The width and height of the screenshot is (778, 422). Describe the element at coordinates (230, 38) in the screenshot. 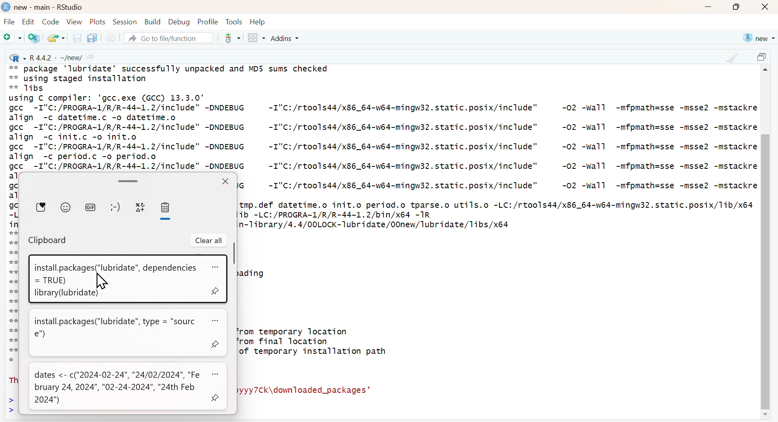

I see `more options` at that location.